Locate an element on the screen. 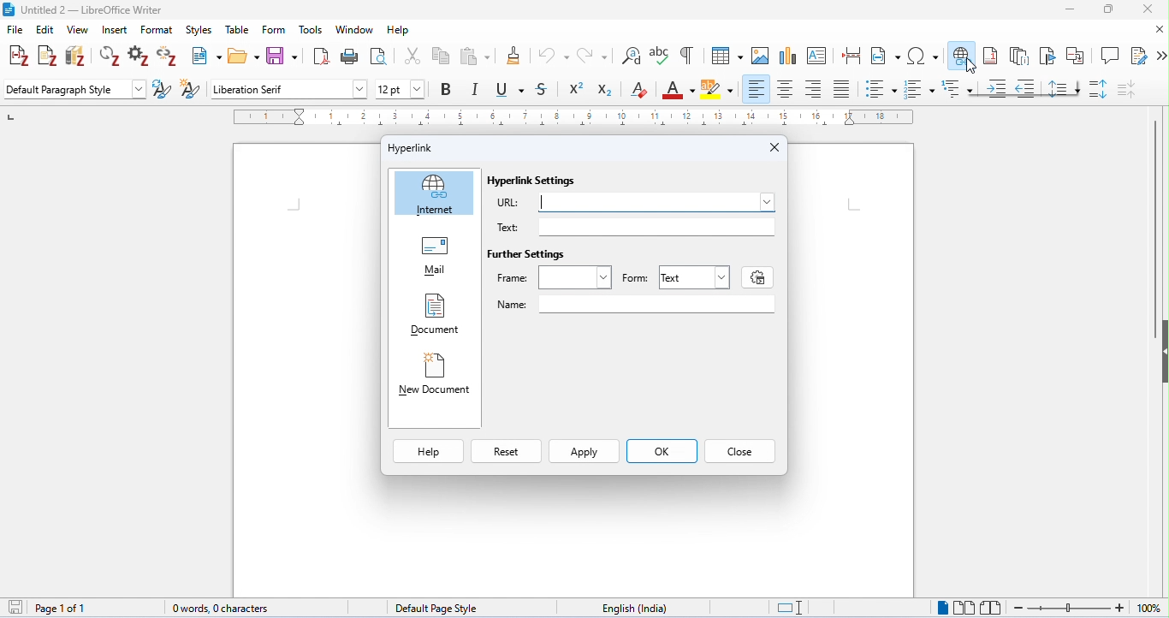 The height and width of the screenshot is (618, 1169). underline is located at coordinates (510, 90).